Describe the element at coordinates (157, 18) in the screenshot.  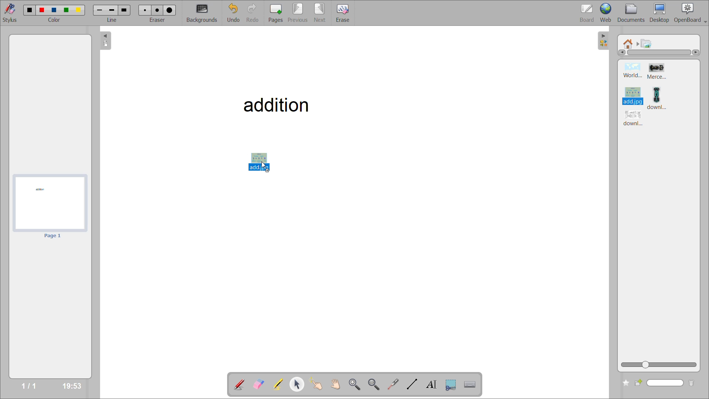
I see `eraser` at that location.